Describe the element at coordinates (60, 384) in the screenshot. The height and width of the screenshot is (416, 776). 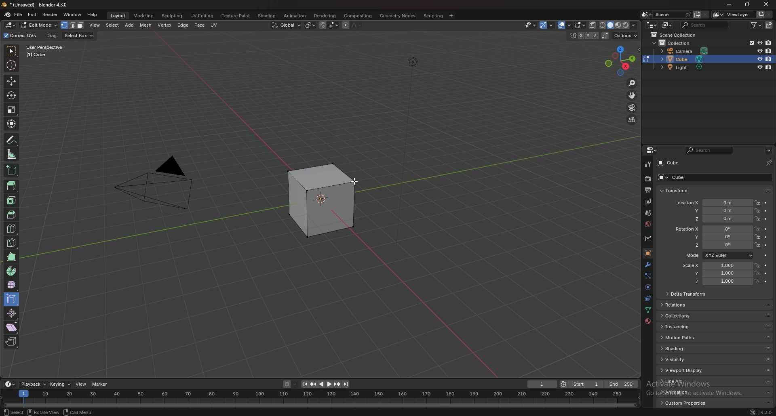
I see `keying` at that location.